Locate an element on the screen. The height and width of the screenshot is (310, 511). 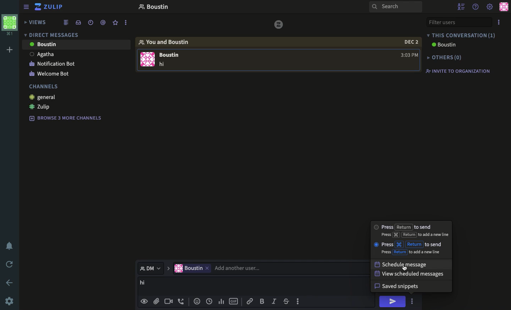
add workspace is located at coordinates (10, 49).